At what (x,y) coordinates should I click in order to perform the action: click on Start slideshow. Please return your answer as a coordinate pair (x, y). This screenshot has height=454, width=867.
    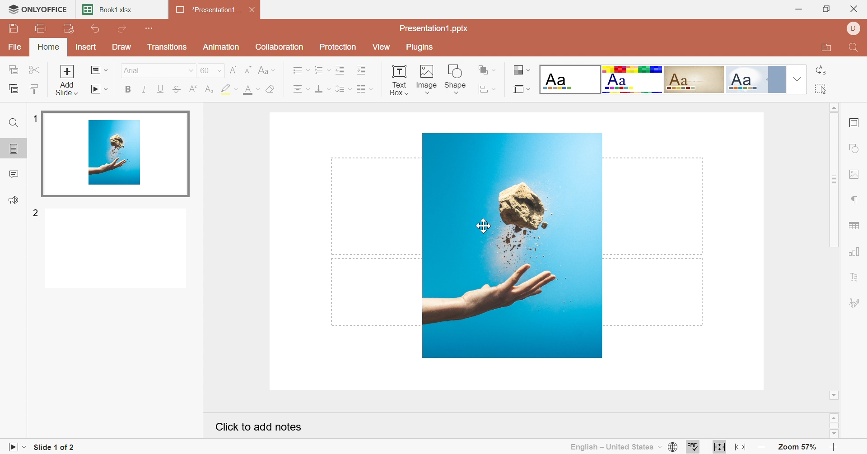
    Looking at the image, I should click on (15, 447).